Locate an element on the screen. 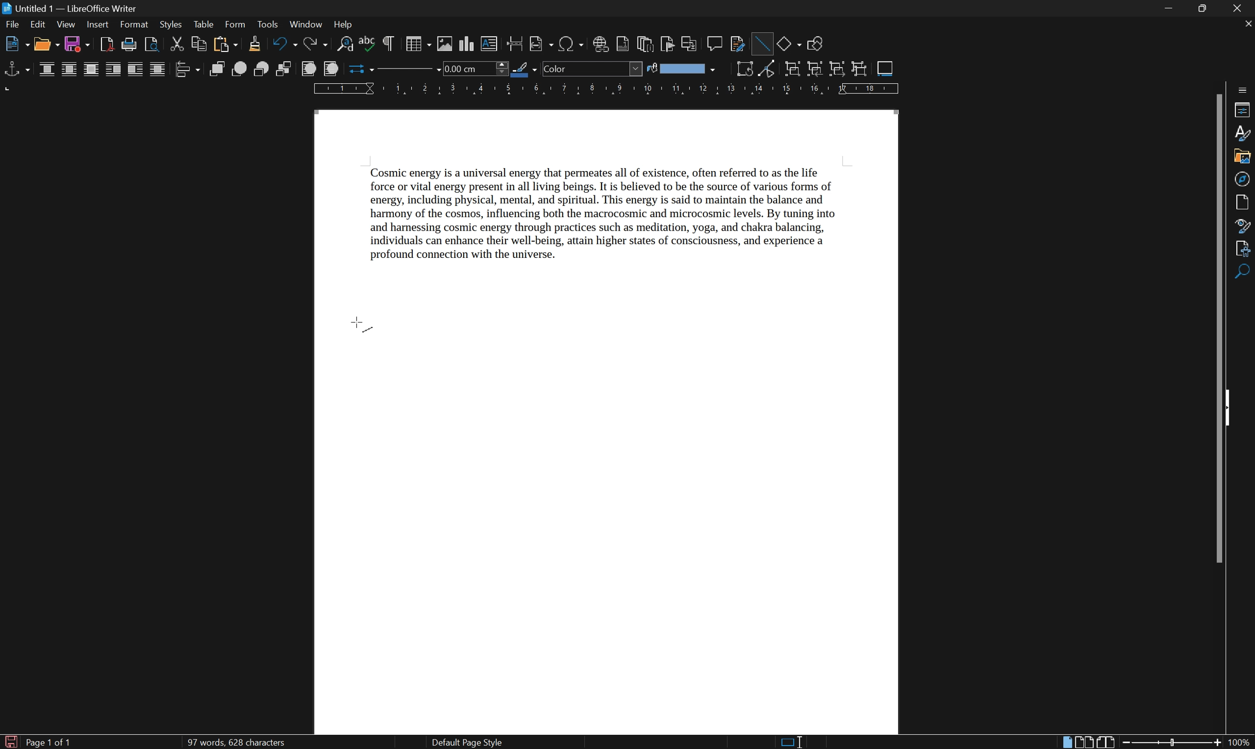 The height and width of the screenshot is (749, 1255). insert textbox is located at coordinates (489, 43).